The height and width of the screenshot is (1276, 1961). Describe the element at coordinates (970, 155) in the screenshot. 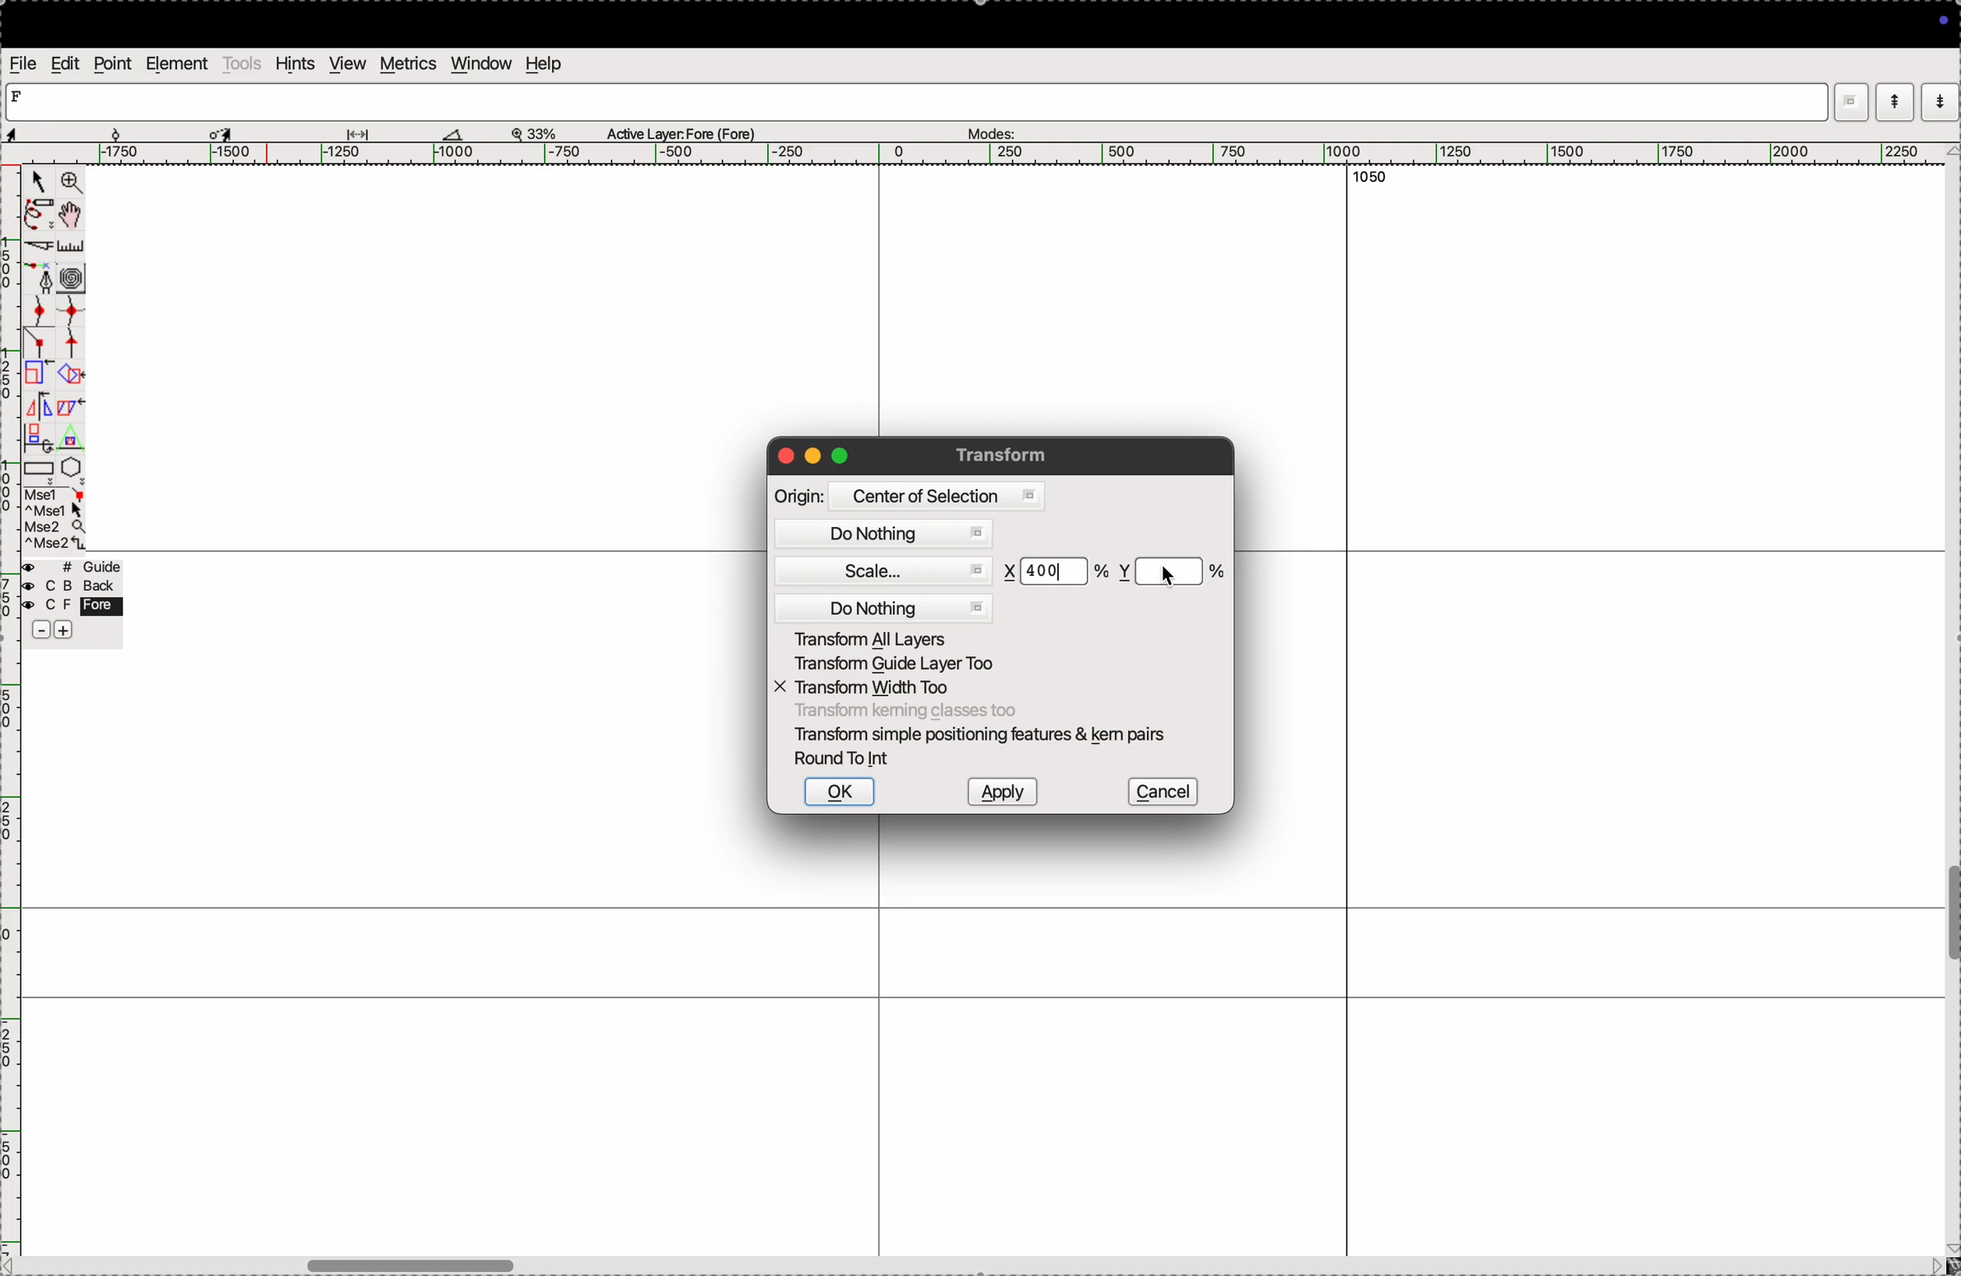

I see `horizontal scale` at that location.